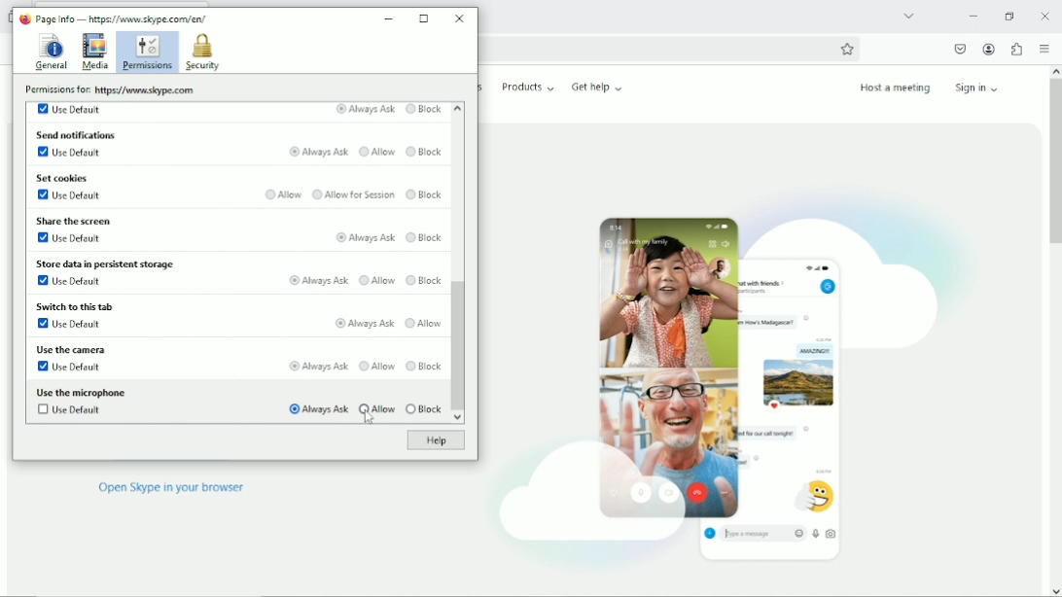 Image resolution: width=1062 pixels, height=597 pixels. What do you see at coordinates (71, 195) in the screenshot?
I see `Use default` at bounding box center [71, 195].